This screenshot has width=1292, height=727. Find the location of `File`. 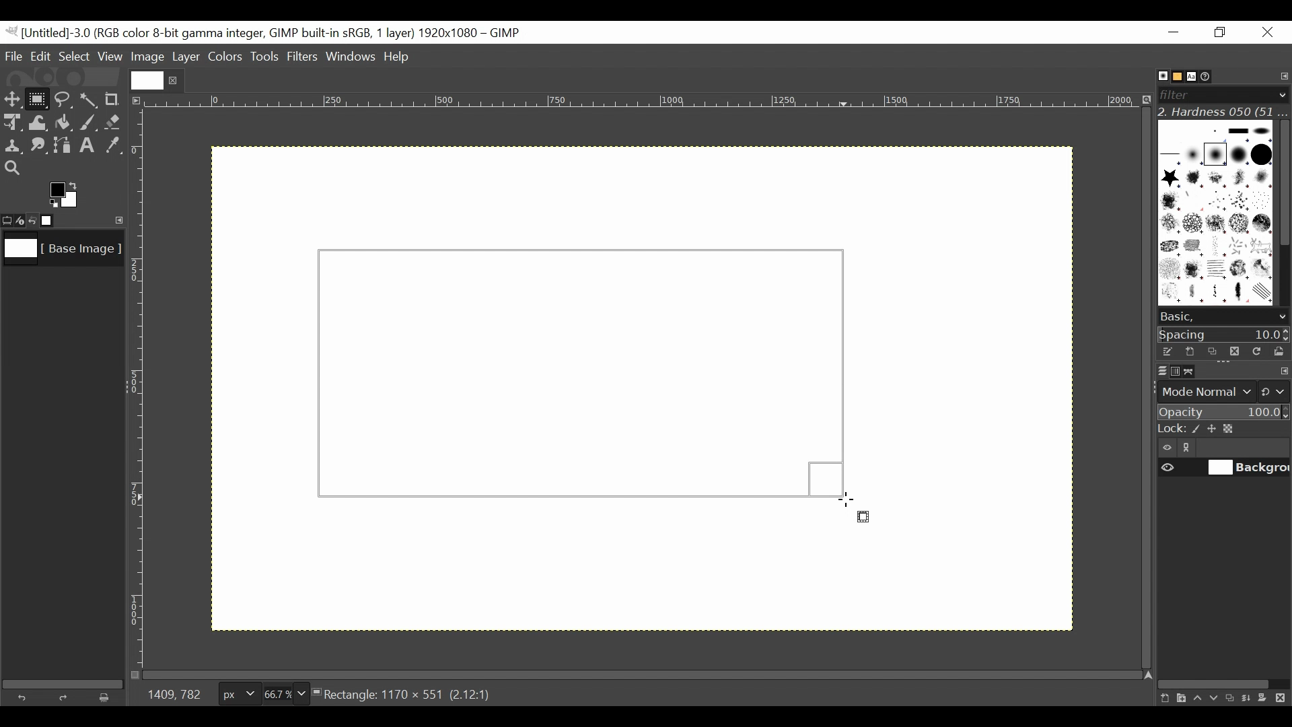

File is located at coordinates (15, 56).